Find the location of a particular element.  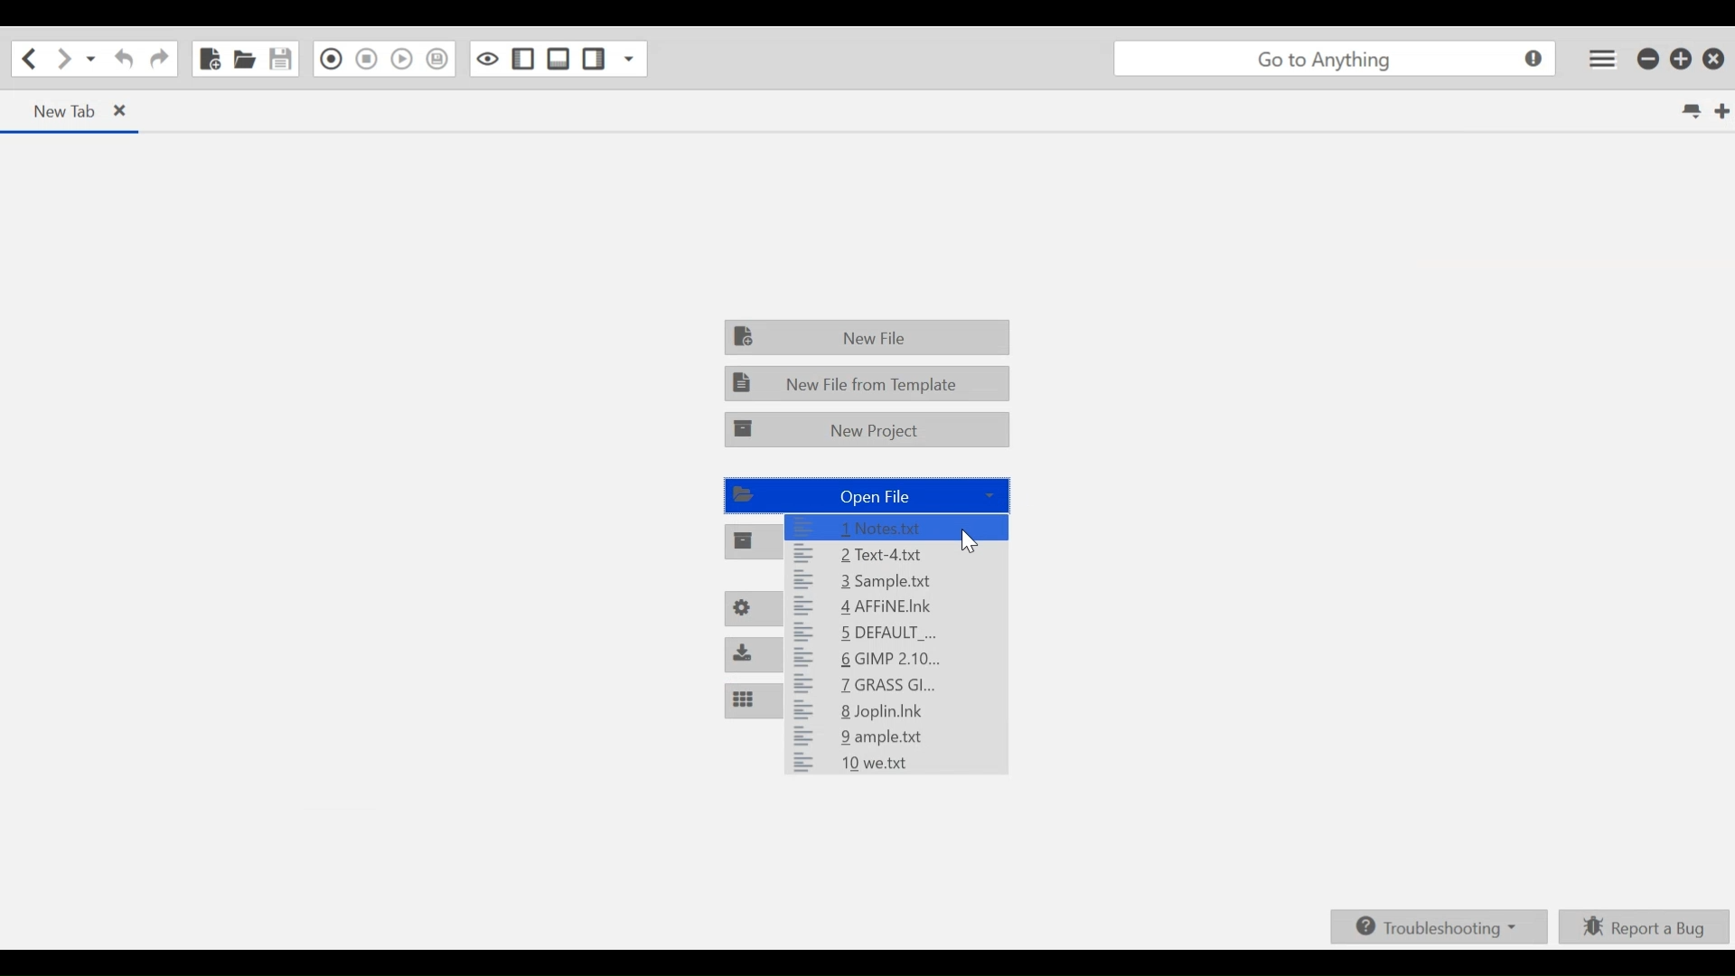

new tab is located at coordinates (53, 112).